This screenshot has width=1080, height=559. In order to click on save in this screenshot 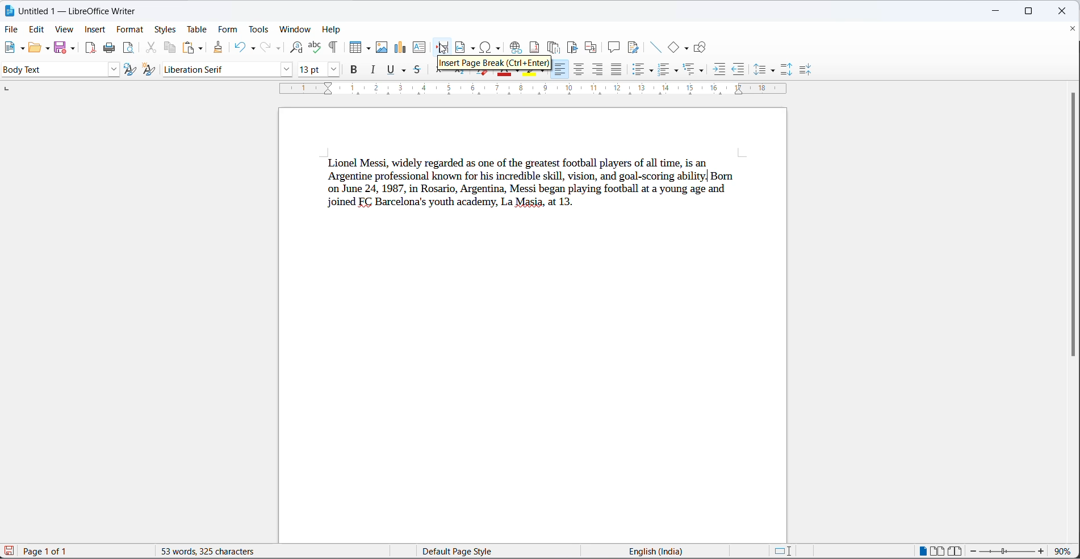, I will do `click(60, 48)`.